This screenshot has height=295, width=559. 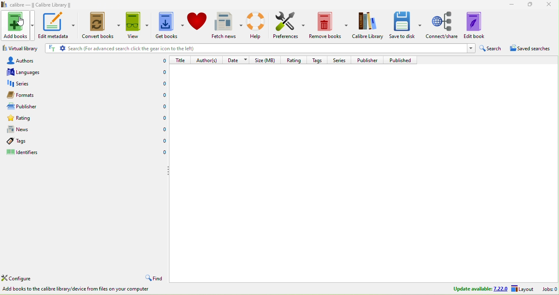 I want to click on find, so click(x=156, y=278).